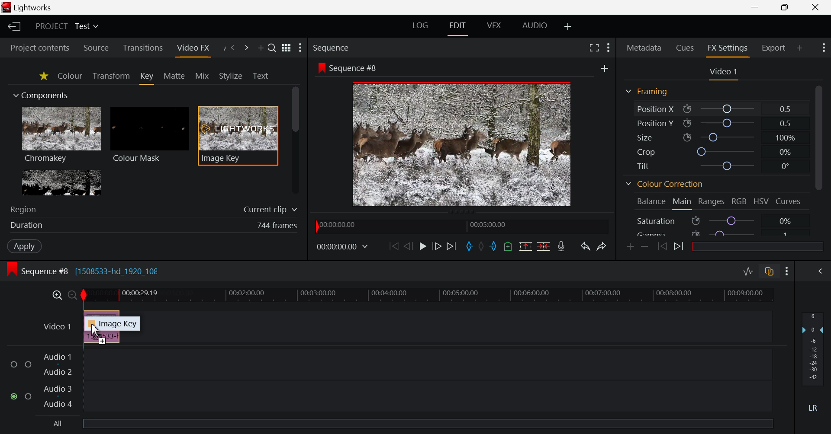 The height and width of the screenshot is (434, 831). I want to click on Saturation , so click(732, 221).